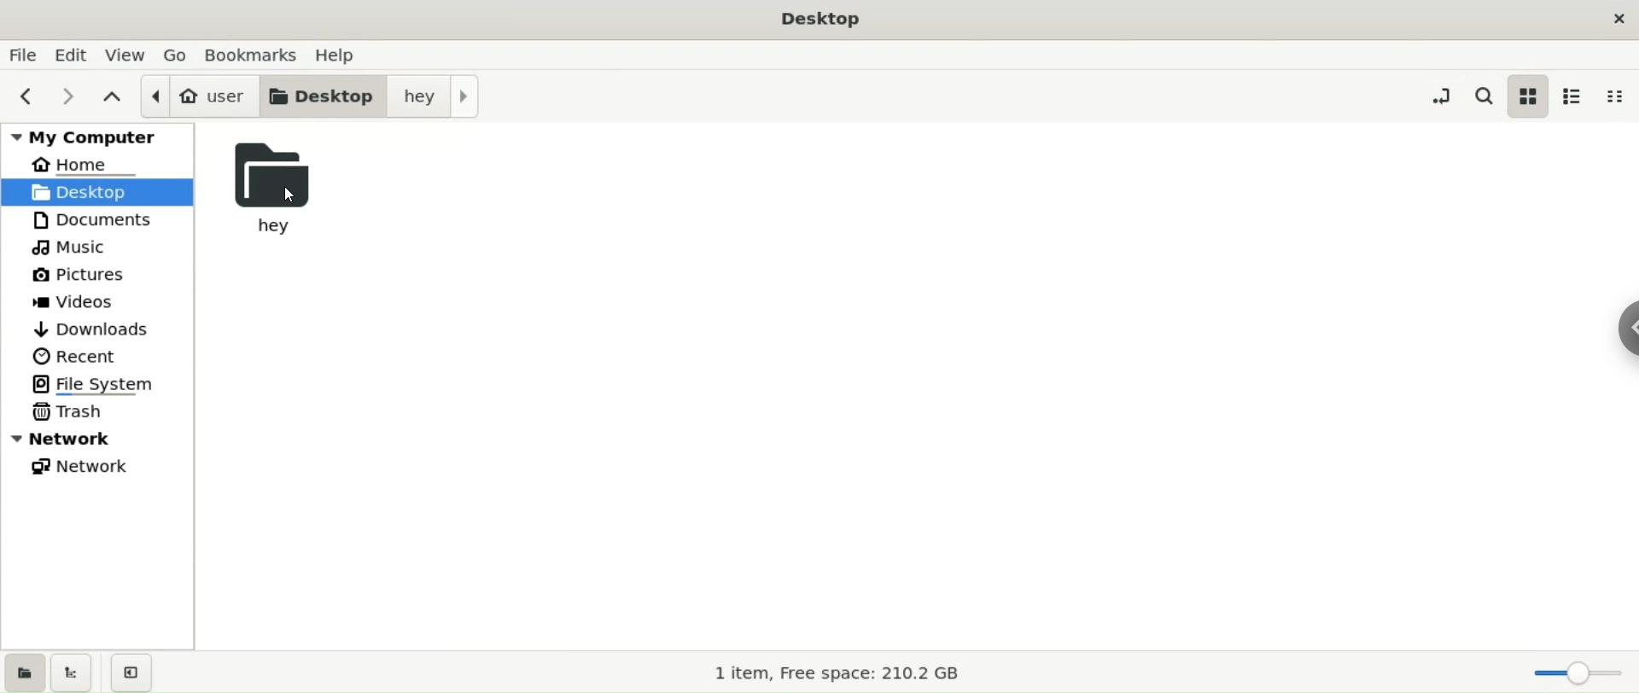  Describe the element at coordinates (26, 54) in the screenshot. I see `file` at that location.